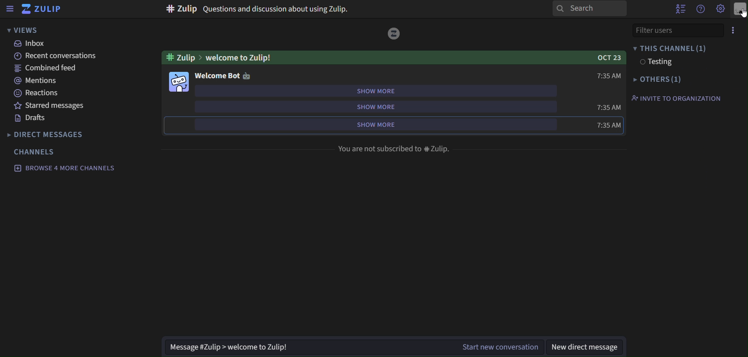 Image resolution: width=748 pixels, height=357 pixels. What do you see at coordinates (64, 167) in the screenshot?
I see `browse 4 more channels` at bounding box center [64, 167].